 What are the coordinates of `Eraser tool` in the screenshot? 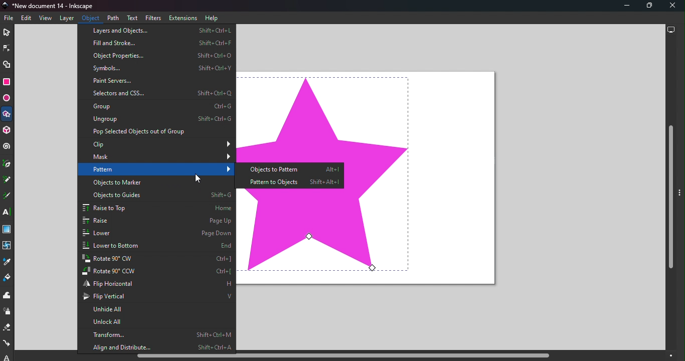 It's located at (7, 329).